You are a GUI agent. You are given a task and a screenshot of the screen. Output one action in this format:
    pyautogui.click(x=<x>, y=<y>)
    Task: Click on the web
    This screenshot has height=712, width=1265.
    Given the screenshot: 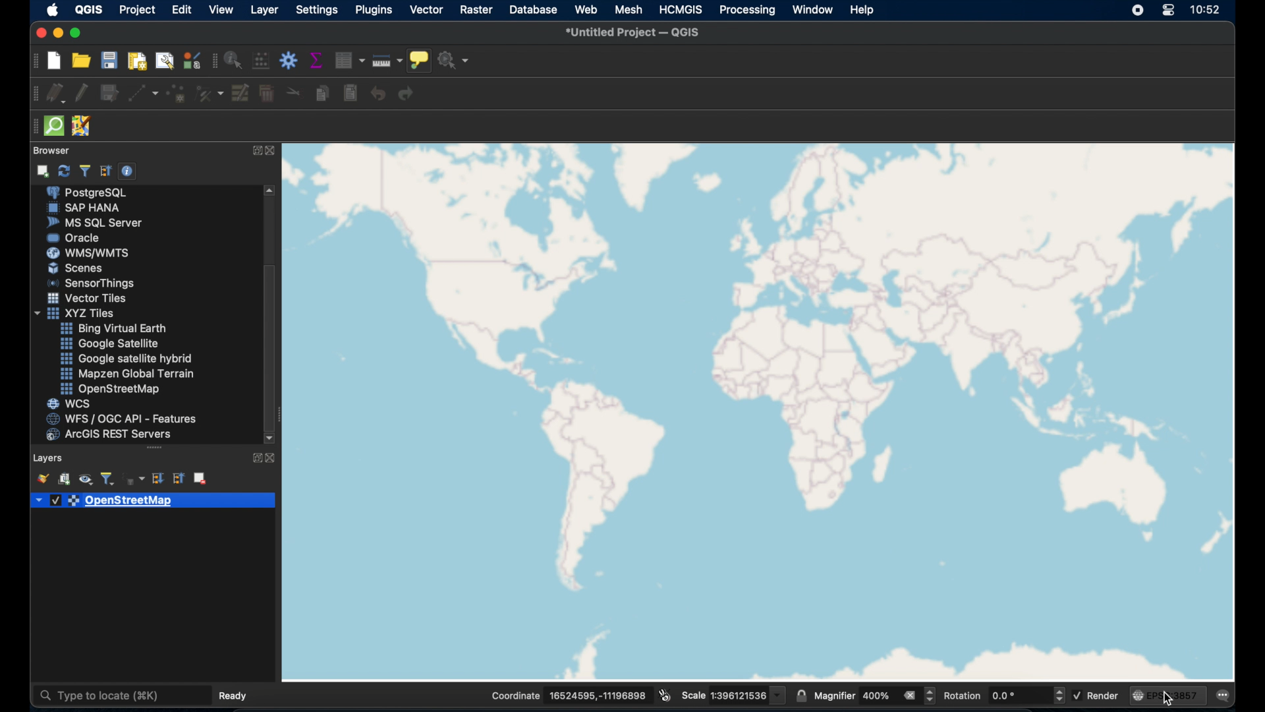 What is the action you would take?
    pyautogui.click(x=588, y=10)
    